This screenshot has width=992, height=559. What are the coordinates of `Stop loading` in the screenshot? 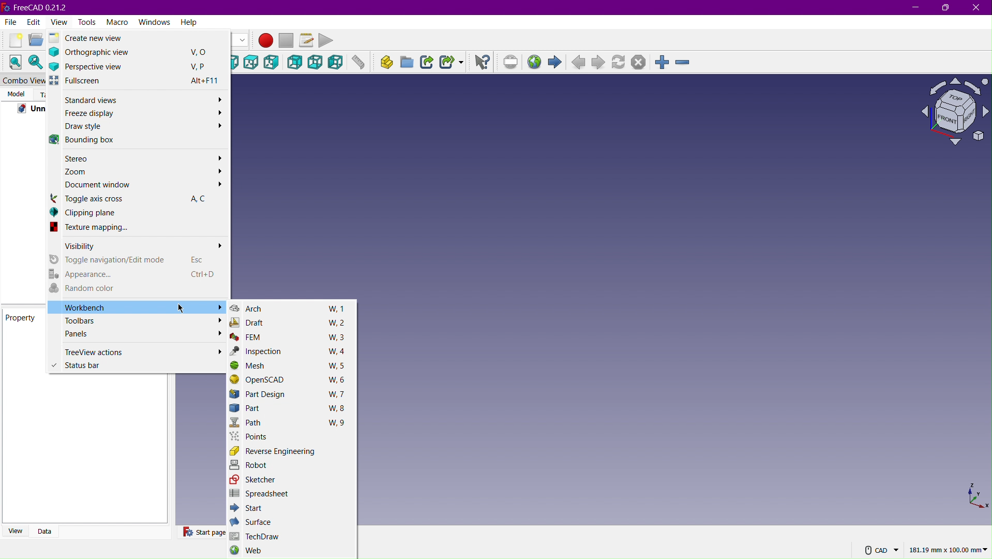 It's located at (640, 63).